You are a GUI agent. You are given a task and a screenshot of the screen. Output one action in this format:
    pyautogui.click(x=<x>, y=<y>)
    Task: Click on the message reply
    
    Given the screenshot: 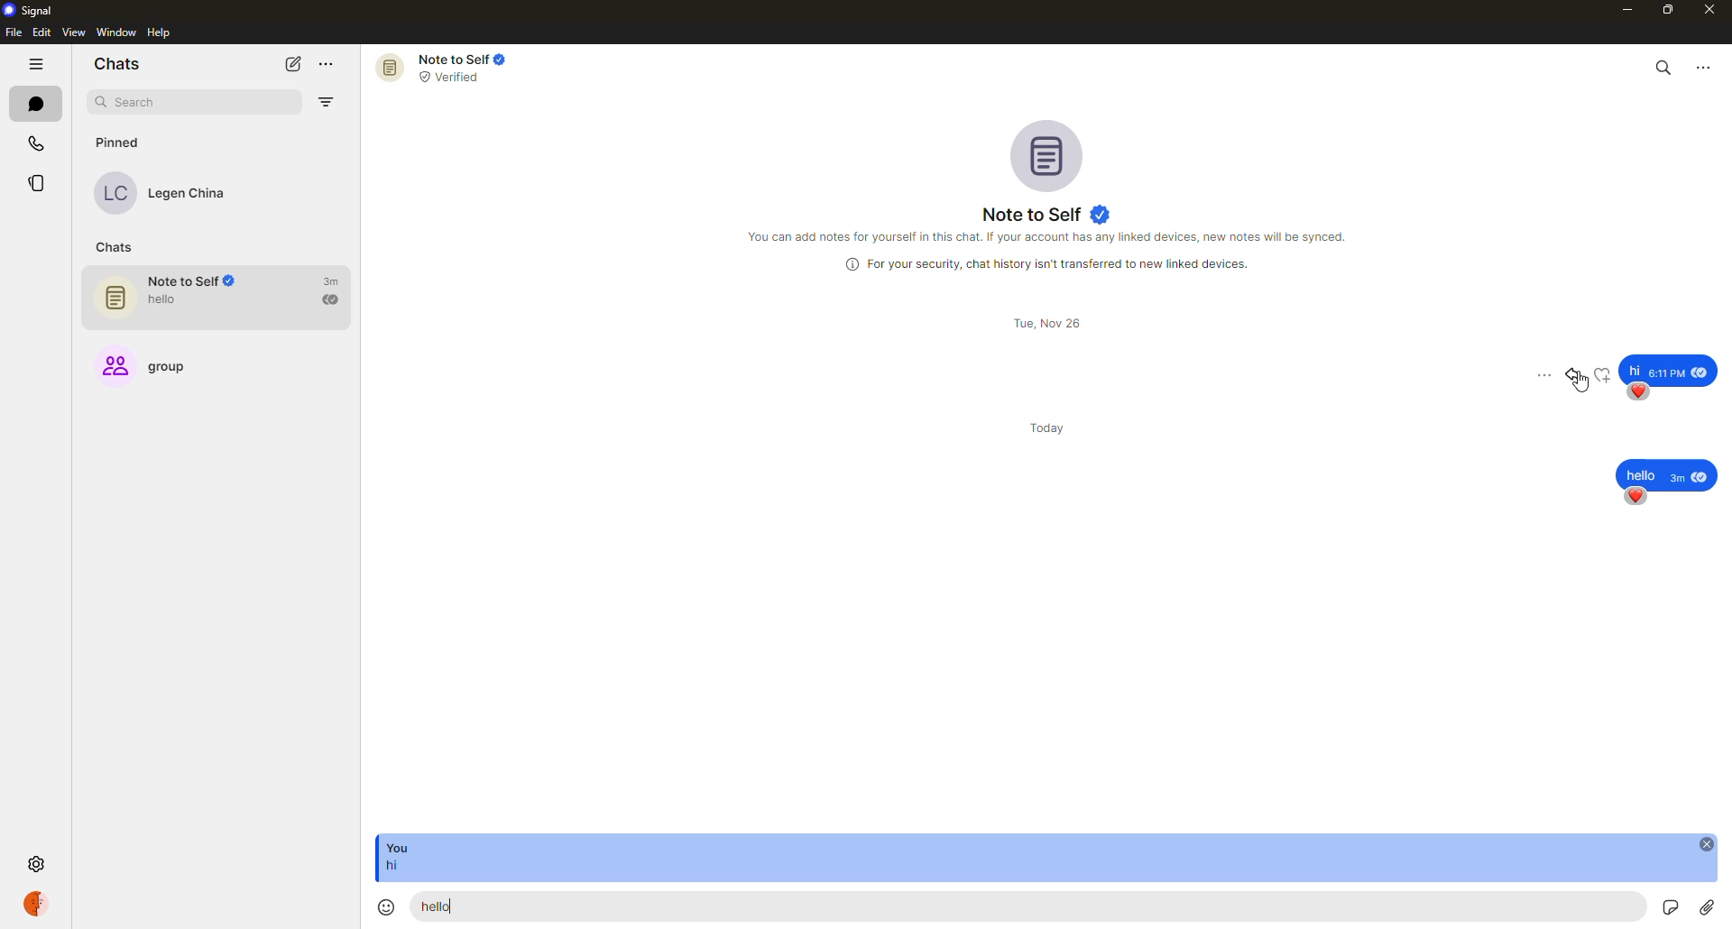 What is the action you would take?
    pyautogui.click(x=412, y=858)
    